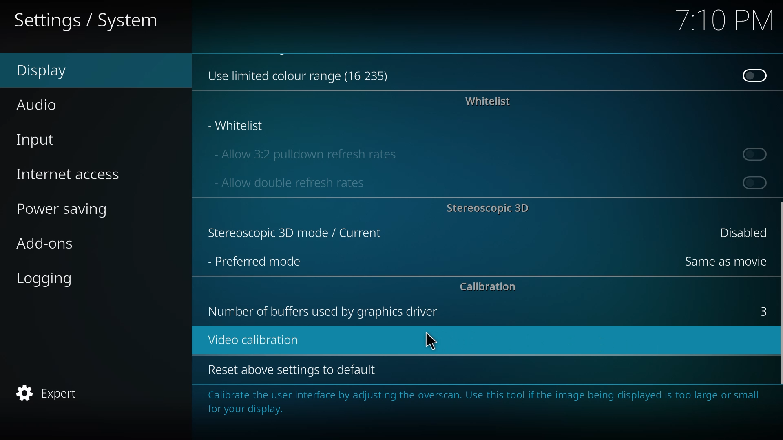 Image resolution: width=783 pixels, height=440 pixels. I want to click on allow double refresh rates, so click(288, 182).